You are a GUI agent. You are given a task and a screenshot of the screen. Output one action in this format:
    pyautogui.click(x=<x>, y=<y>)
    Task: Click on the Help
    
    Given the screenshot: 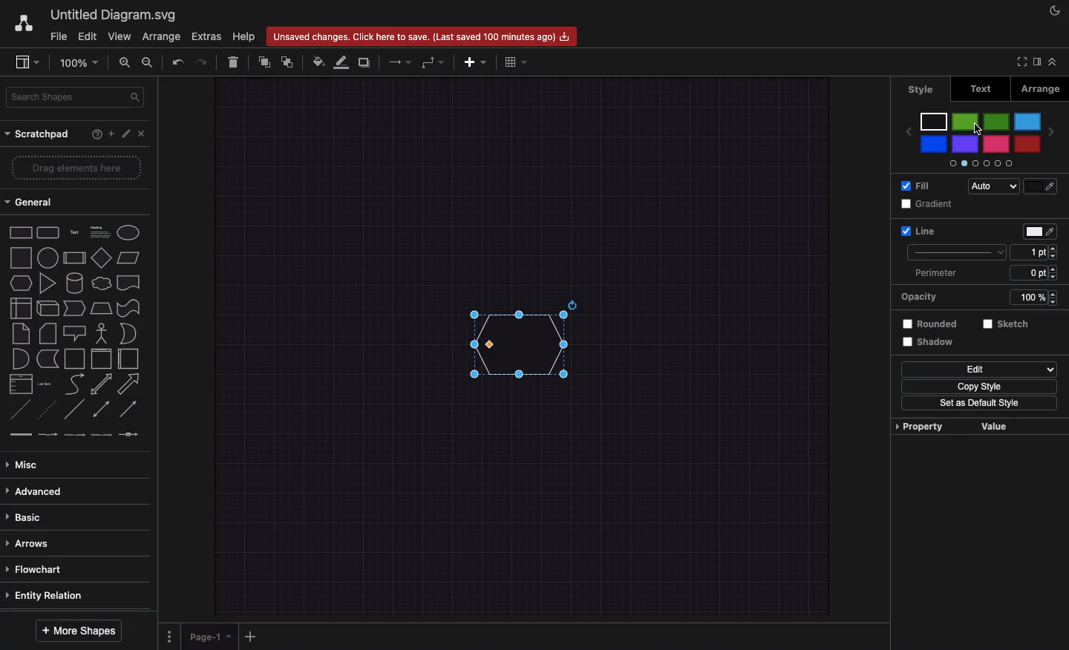 What is the action you would take?
    pyautogui.click(x=97, y=134)
    